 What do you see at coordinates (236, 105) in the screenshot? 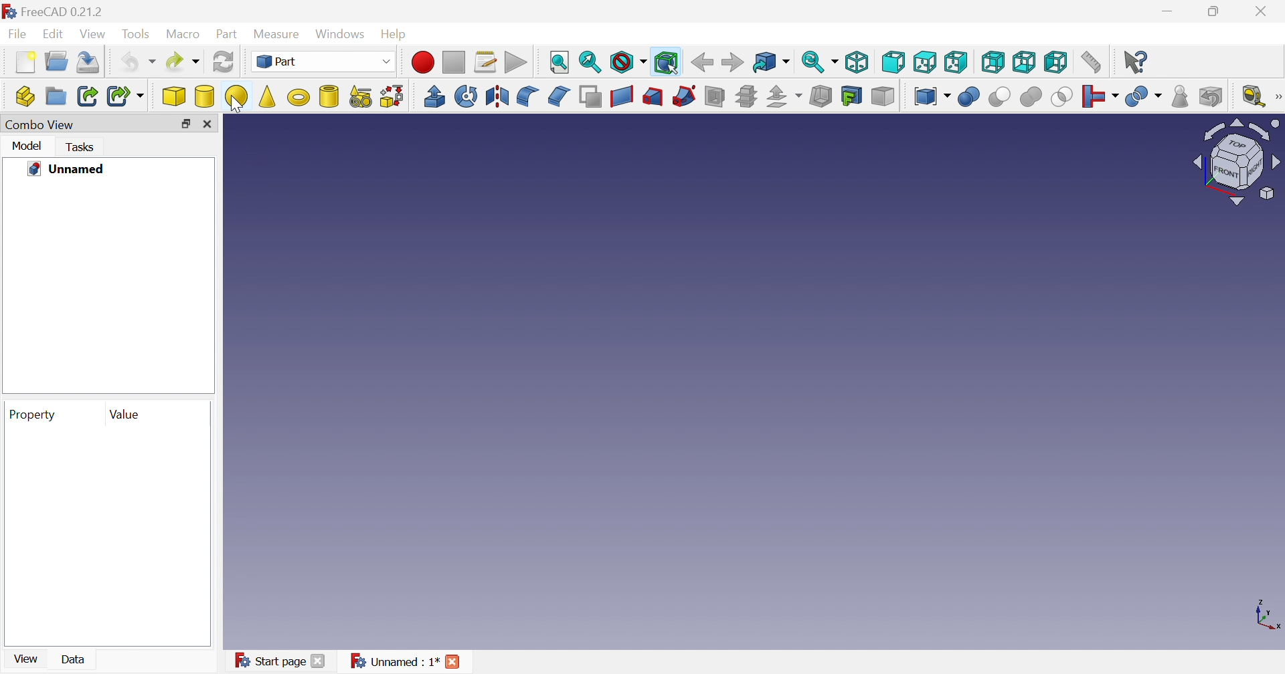
I see `cursor` at bounding box center [236, 105].